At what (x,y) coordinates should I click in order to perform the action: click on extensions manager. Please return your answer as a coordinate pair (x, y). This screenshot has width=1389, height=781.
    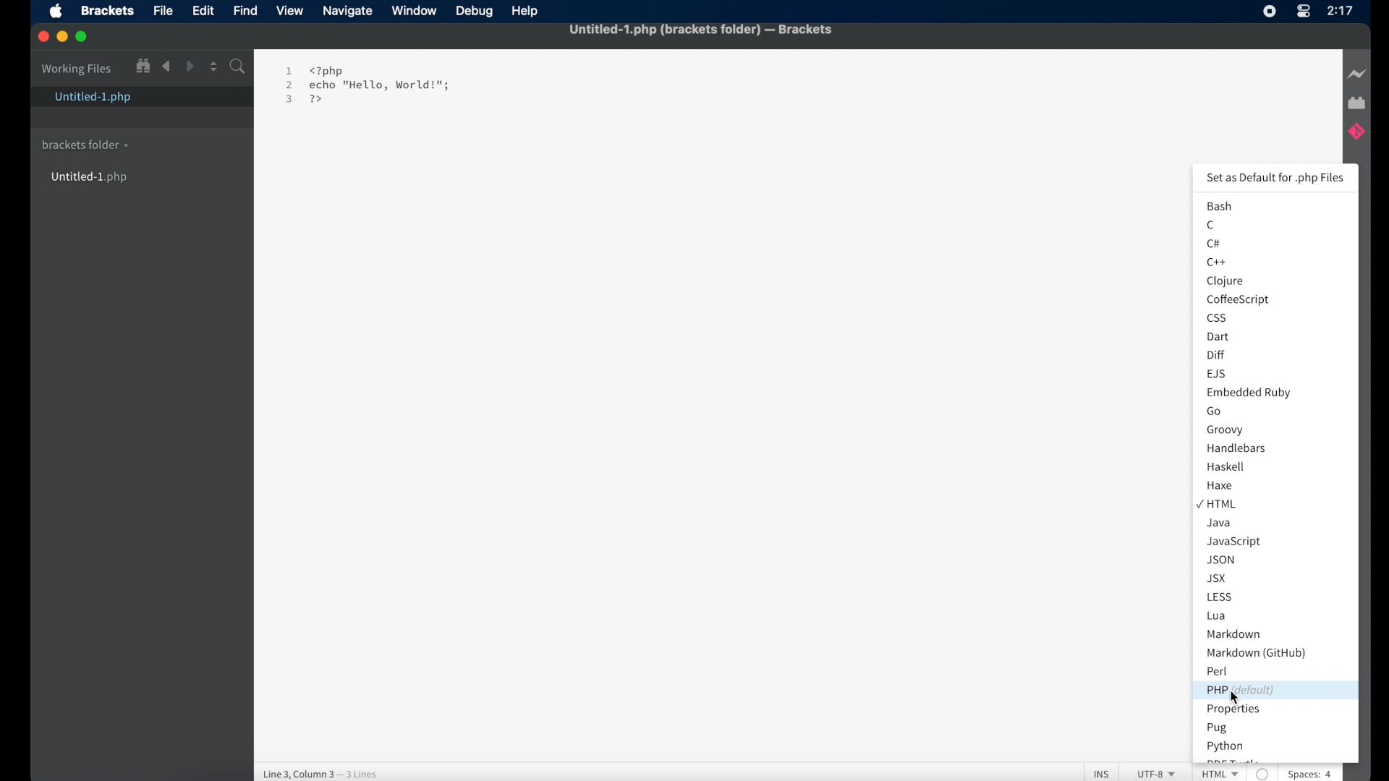
    Looking at the image, I should click on (1356, 102).